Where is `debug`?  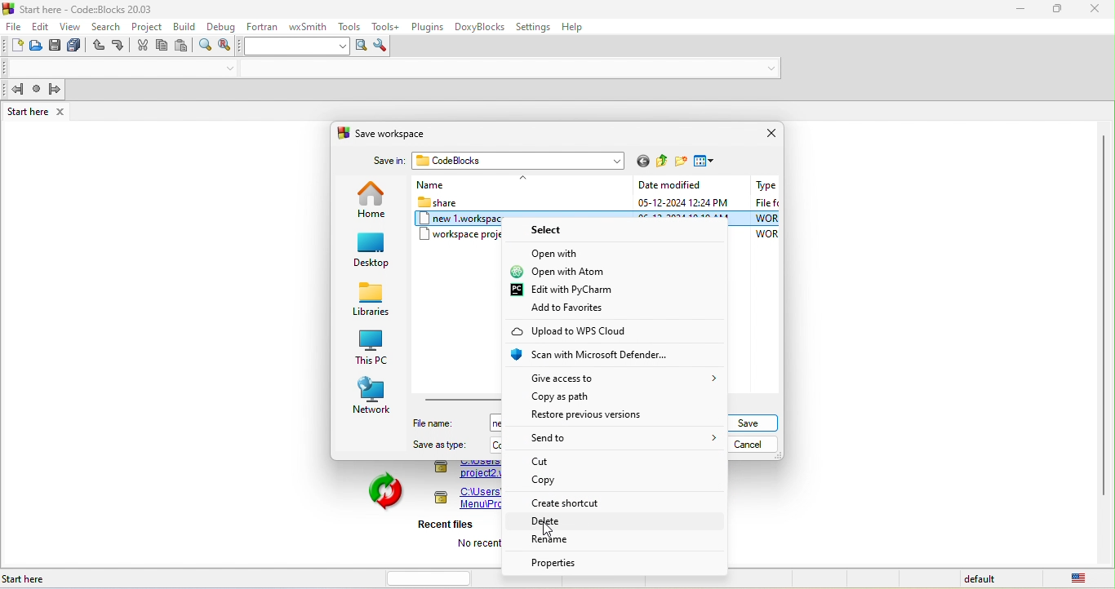 debug is located at coordinates (220, 25).